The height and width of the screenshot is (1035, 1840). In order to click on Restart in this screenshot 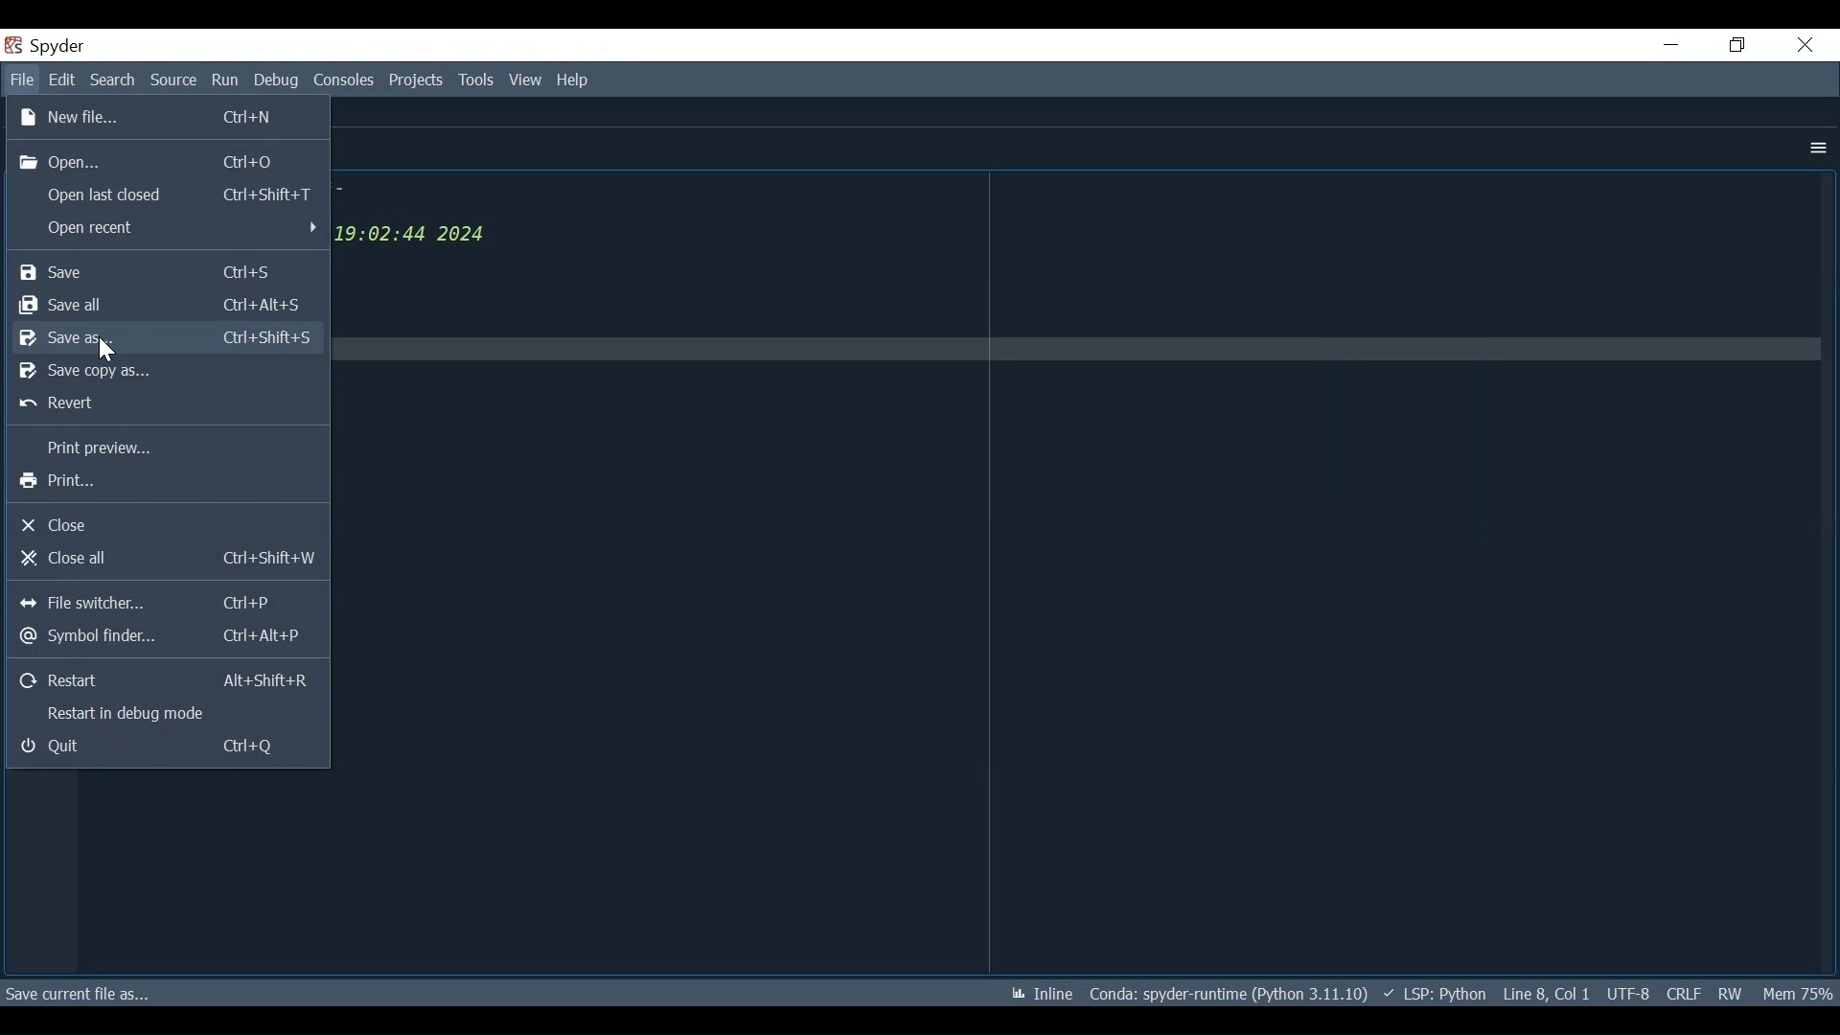, I will do `click(169, 679)`.